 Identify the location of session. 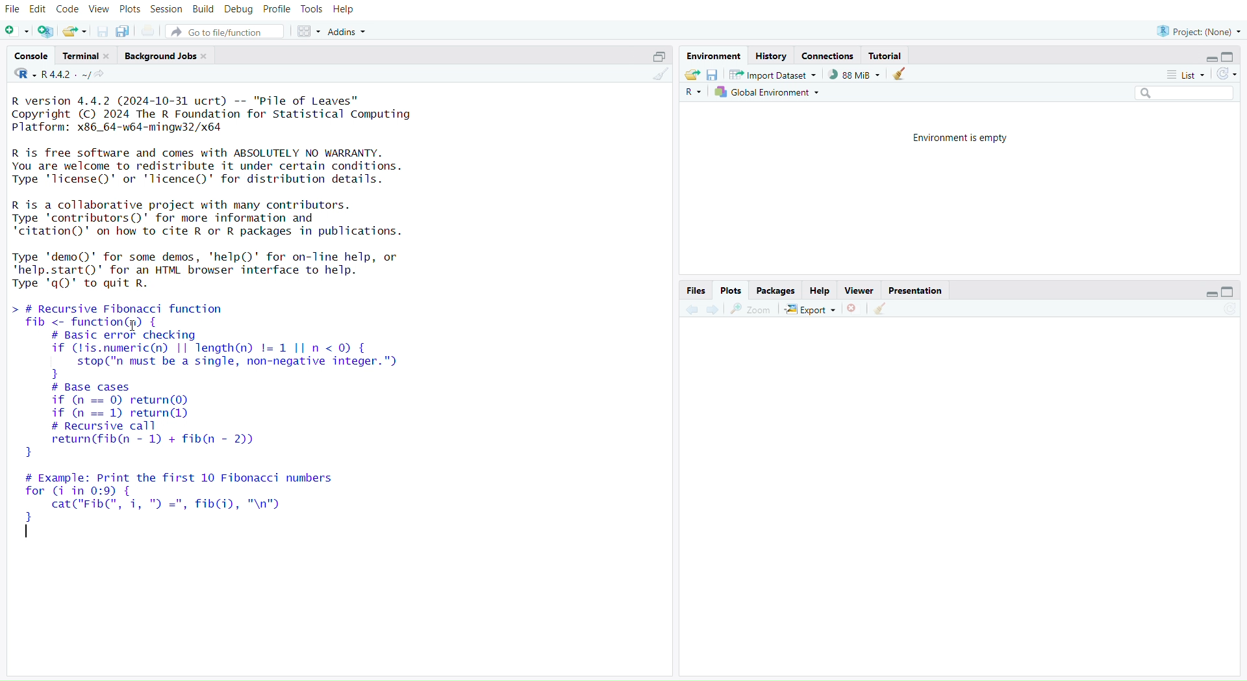
(166, 10).